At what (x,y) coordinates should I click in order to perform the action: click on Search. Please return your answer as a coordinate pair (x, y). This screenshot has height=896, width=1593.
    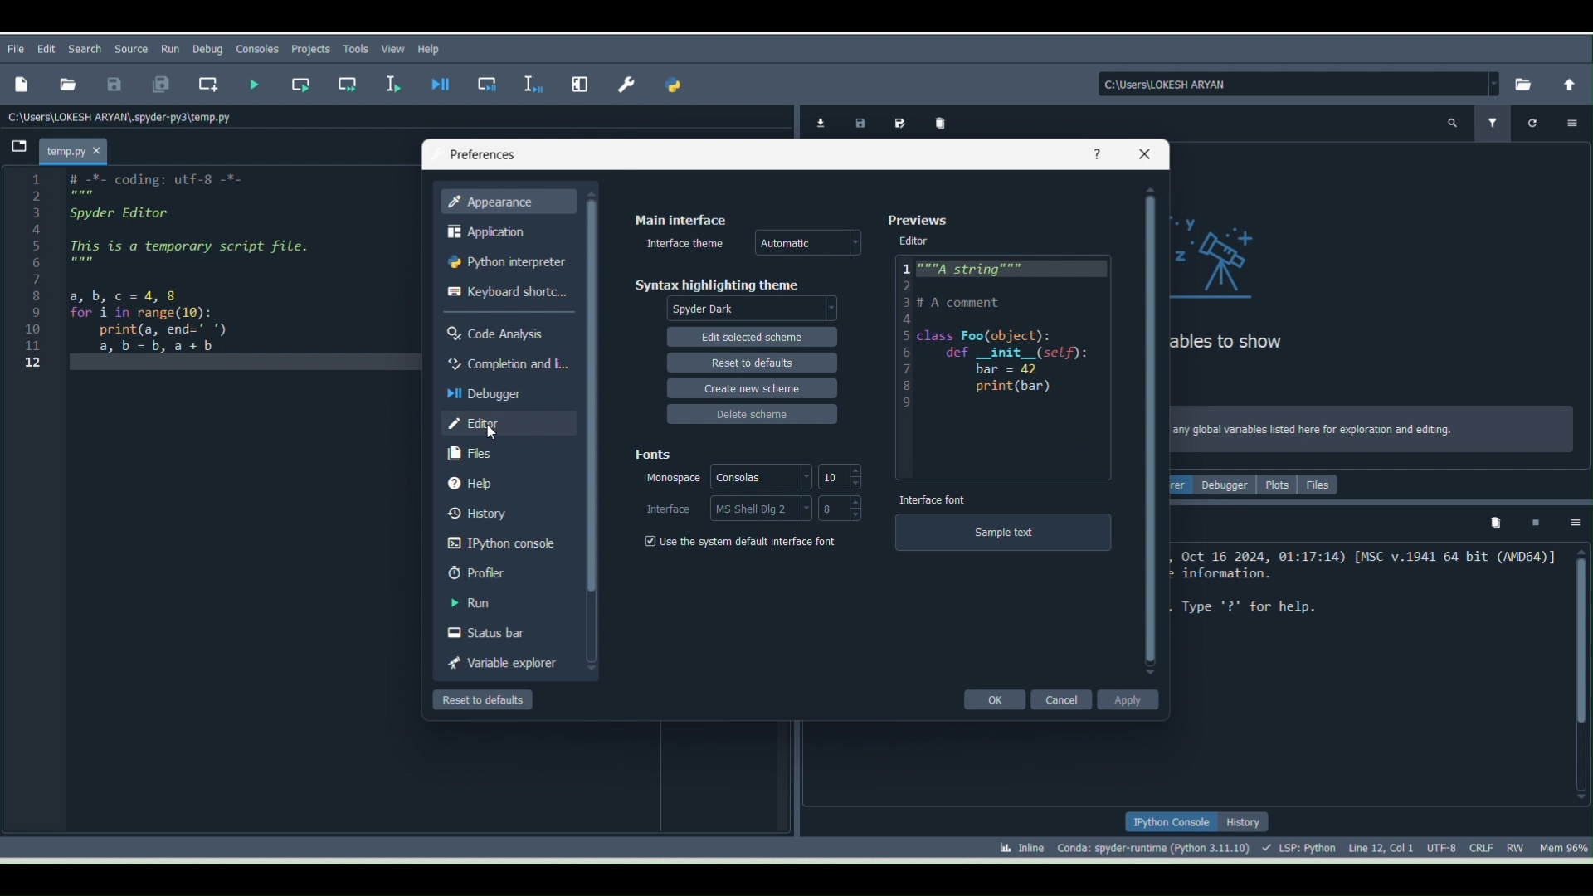
    Looking at the image, I should click on (83, 47).